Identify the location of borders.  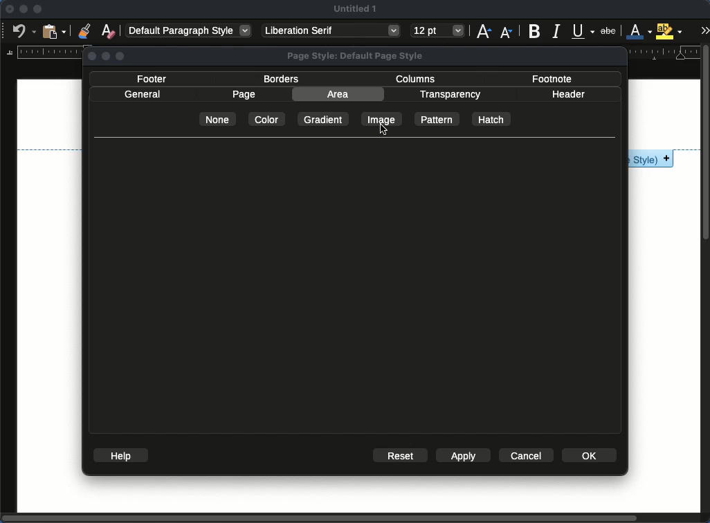
(282, 80).